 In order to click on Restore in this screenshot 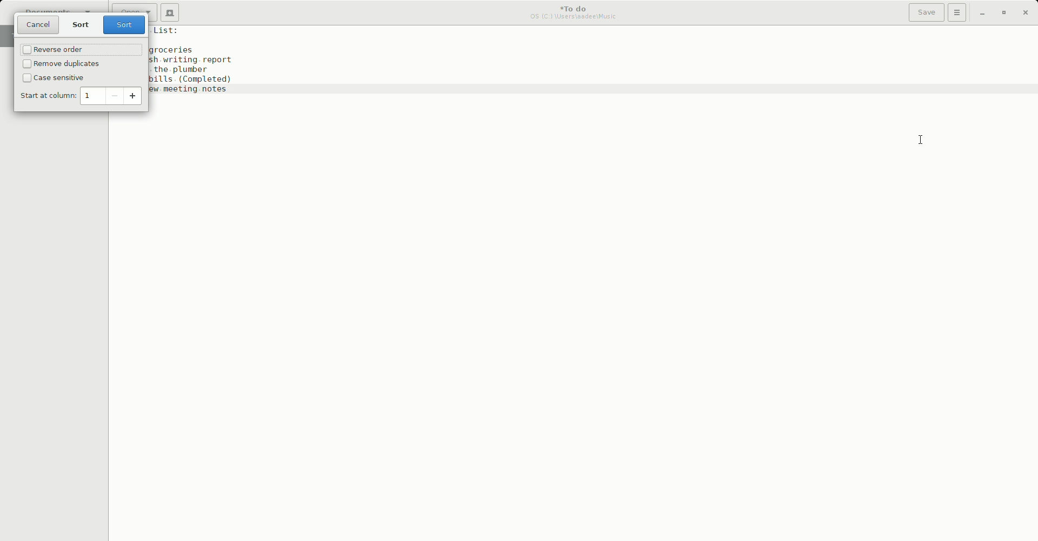, I will do `click(1004, 12)`.